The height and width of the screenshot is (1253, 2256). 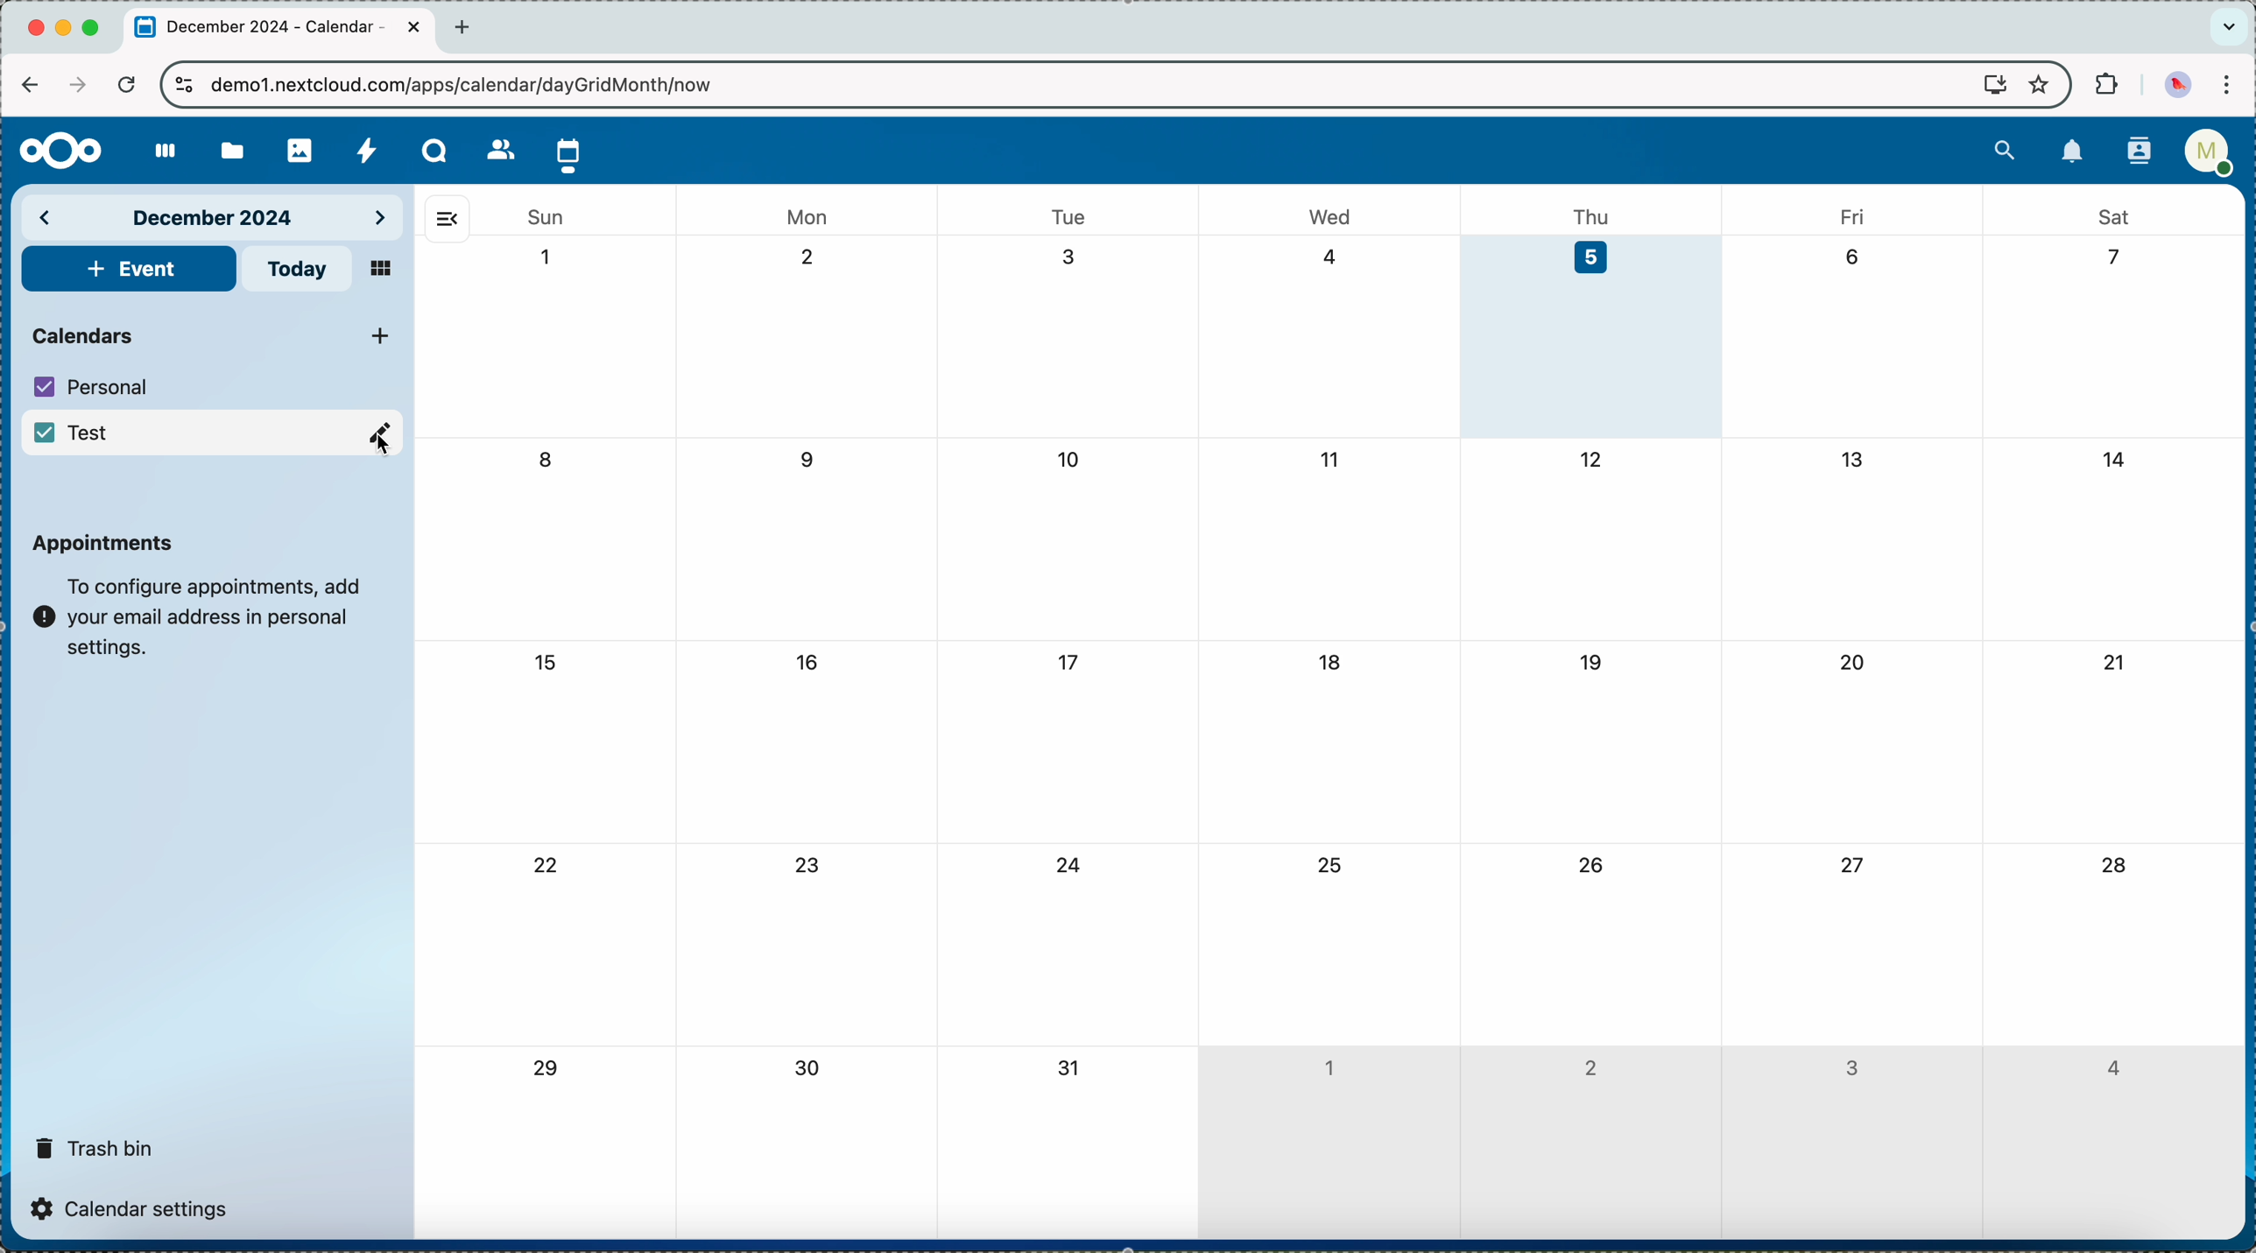 I want to click on tue, so click(x=1068, y=216).